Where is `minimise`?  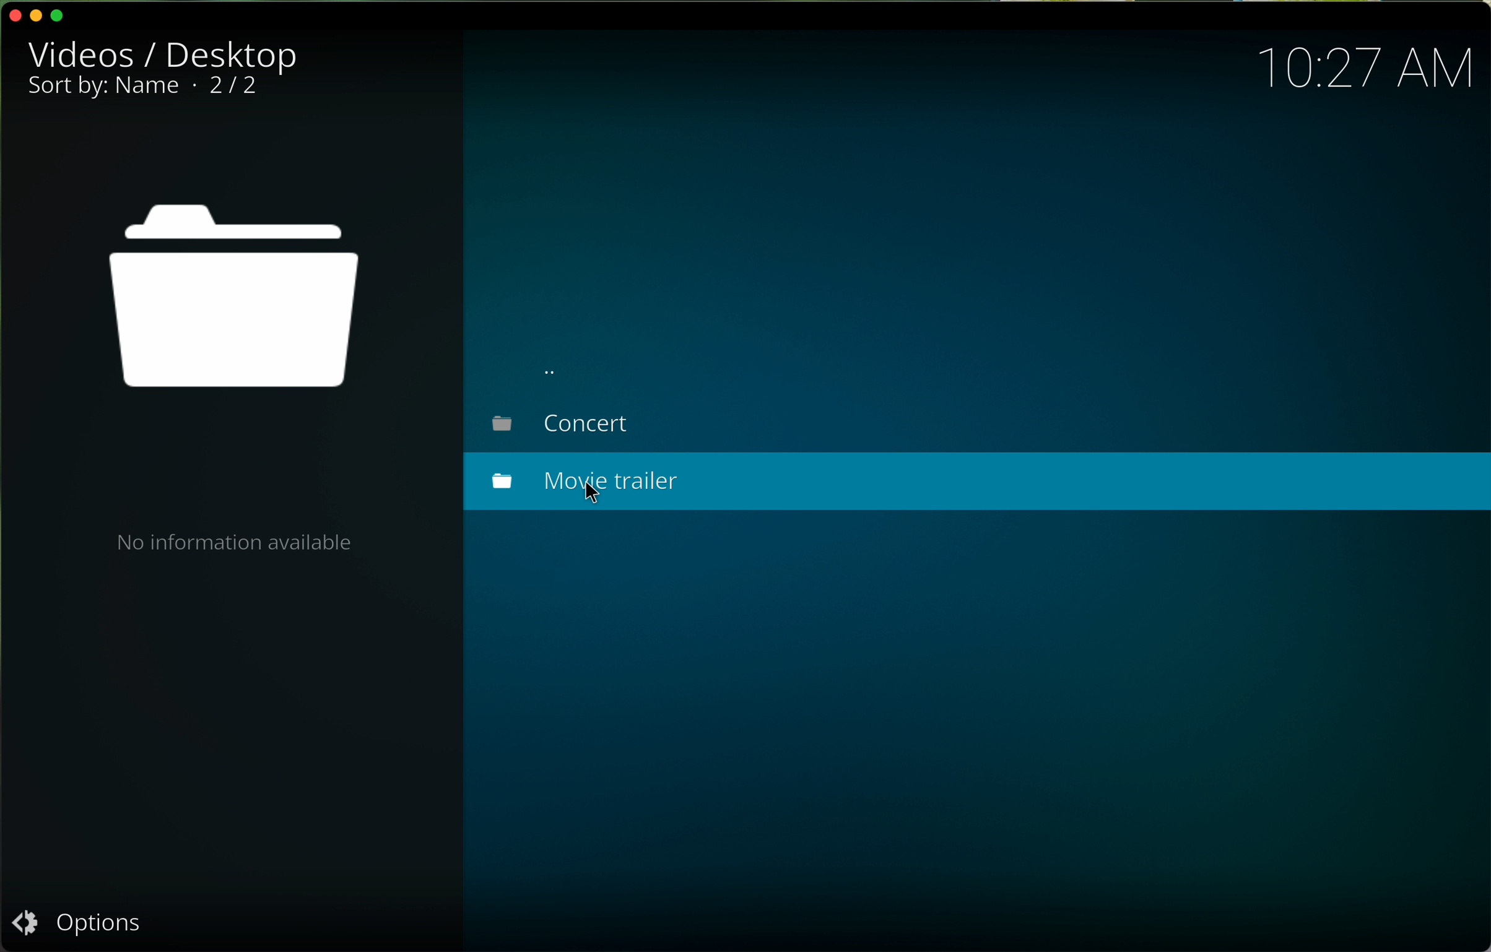
minimise is located at coordinates (38, 17).